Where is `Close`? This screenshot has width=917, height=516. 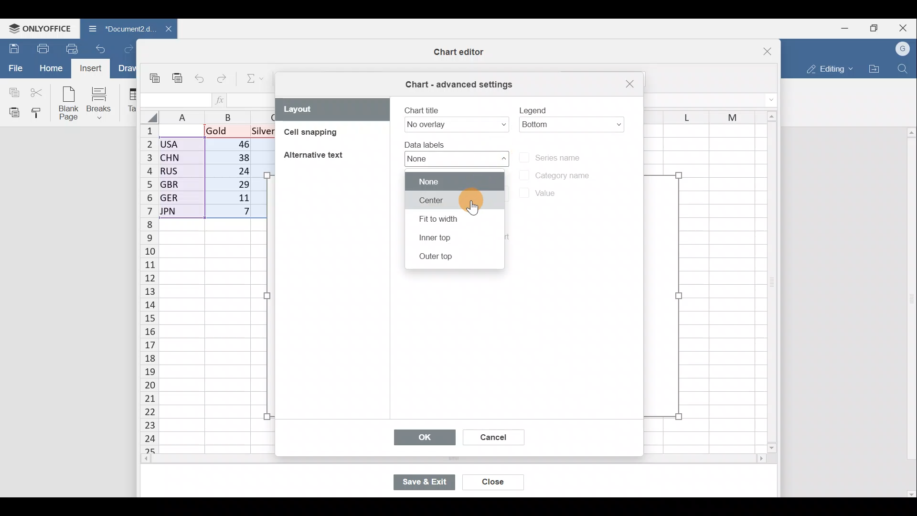
Close is located at coordinates (906, 27).